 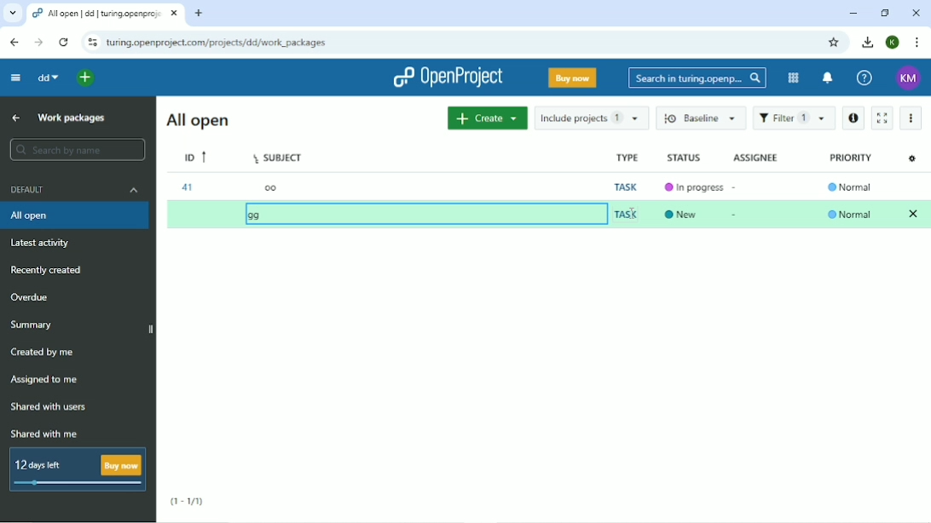 What do you see at coordinates (39, 42) in the screenshot?
I see `Forward` at bounding box center [39, 42].